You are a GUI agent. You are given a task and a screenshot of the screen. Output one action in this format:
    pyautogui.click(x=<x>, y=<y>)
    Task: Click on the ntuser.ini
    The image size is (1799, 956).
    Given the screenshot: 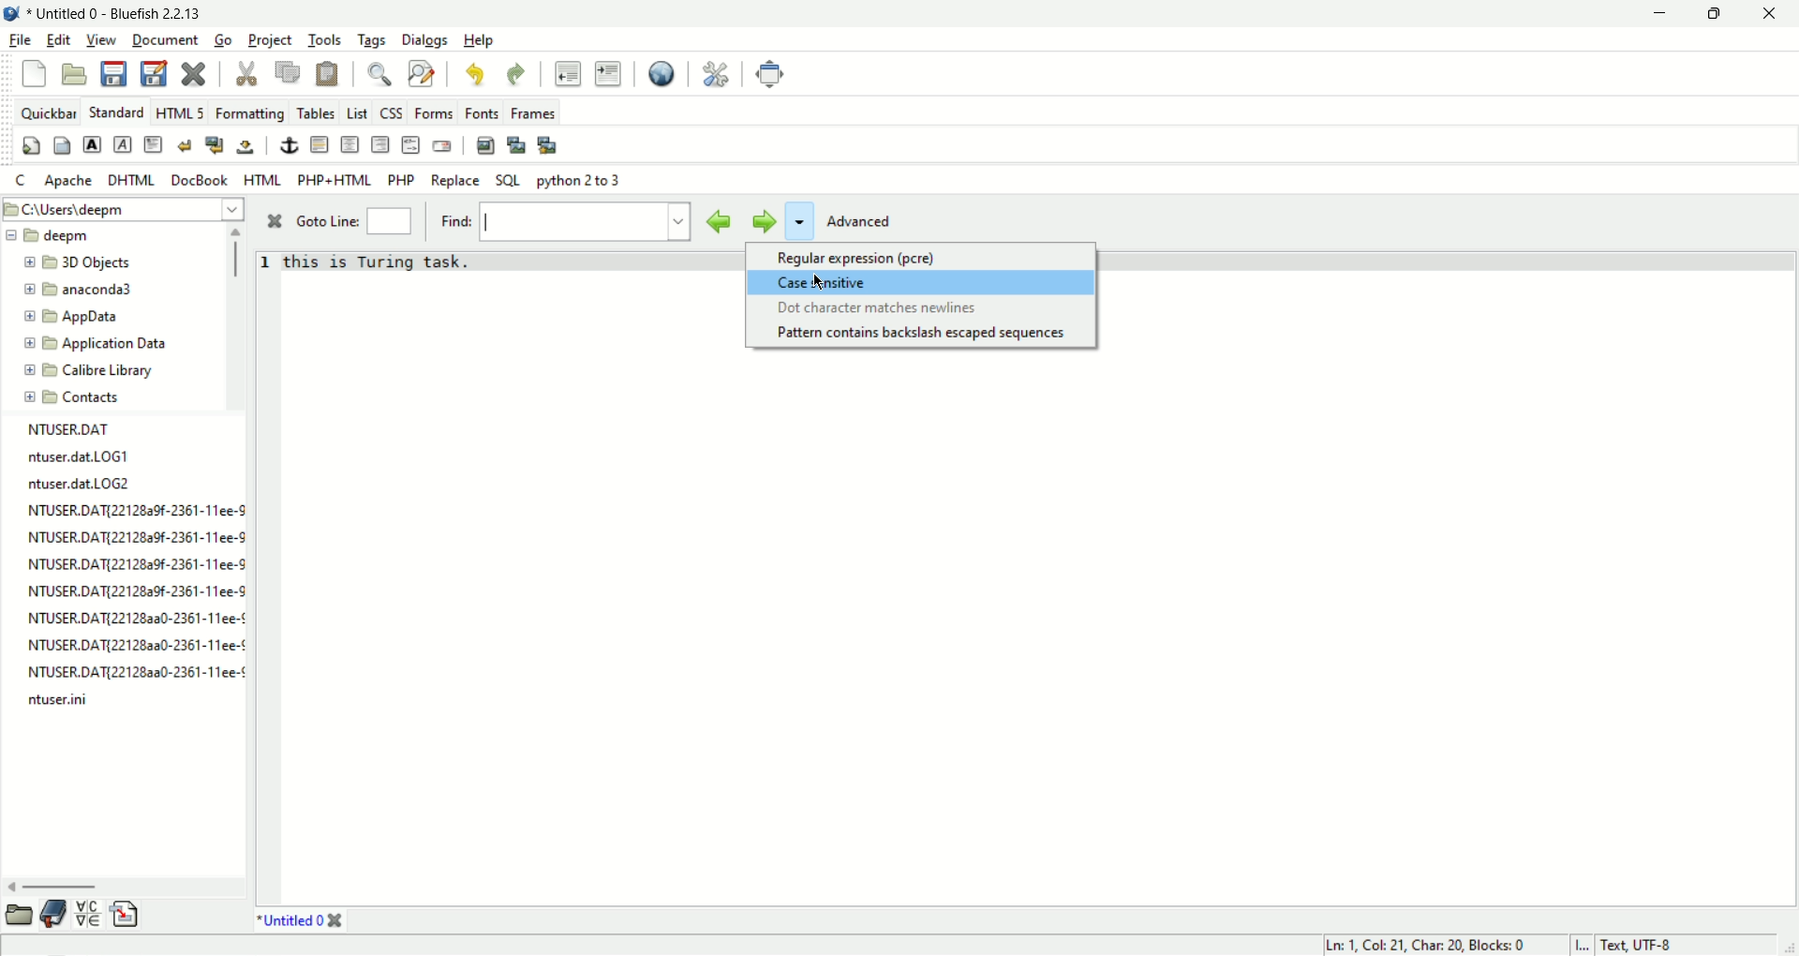 What is the action you would take?
    pyautogui.click(x=62, y=703)
    